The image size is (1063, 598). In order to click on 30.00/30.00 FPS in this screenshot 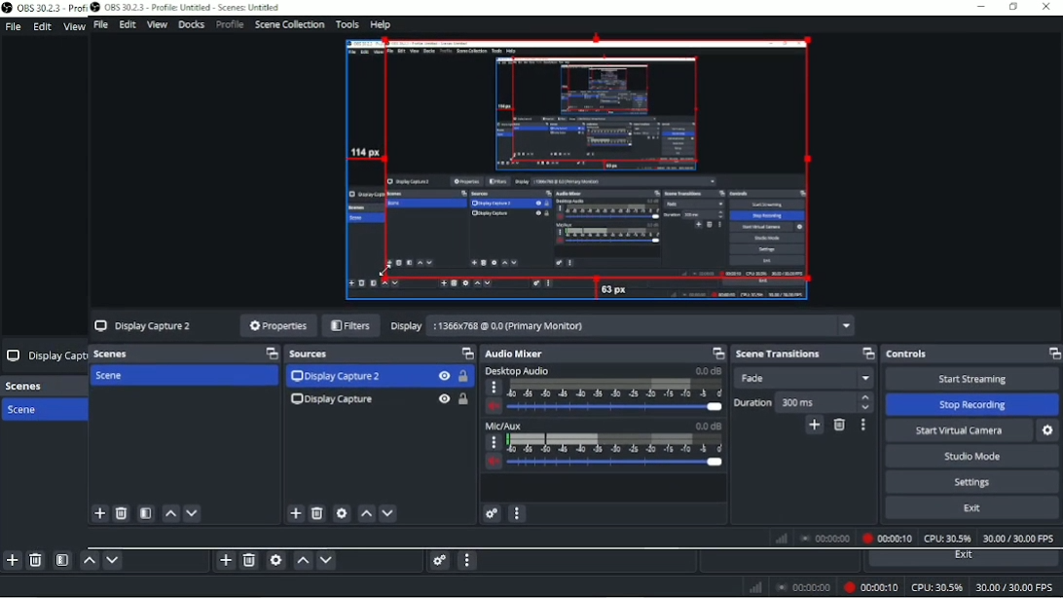, I will do `click(1018, 588)`.